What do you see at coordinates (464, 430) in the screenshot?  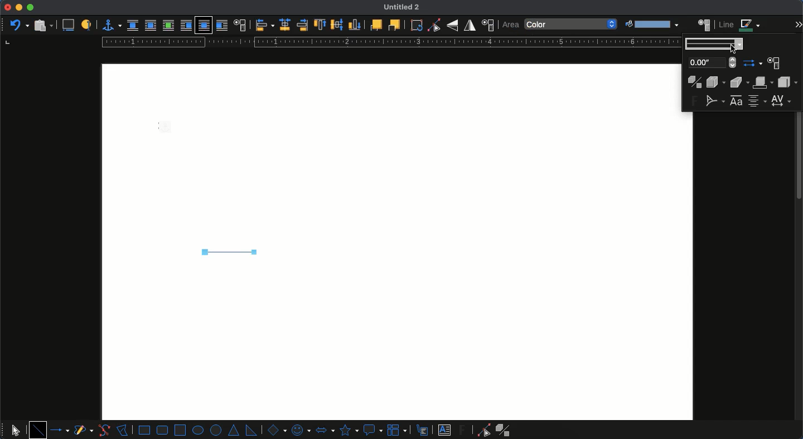 I see `footwork text` at bounding box center [464, 430].